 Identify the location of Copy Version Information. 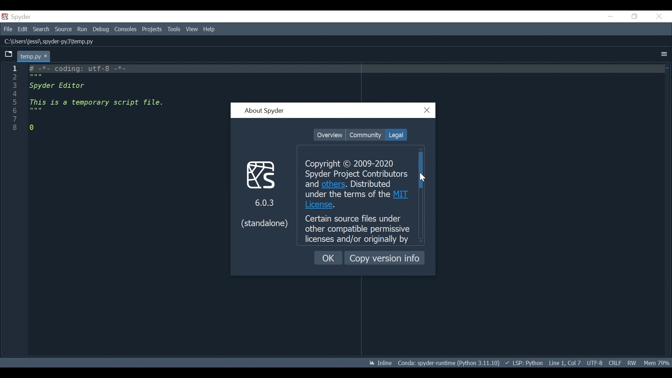
(385, 258).